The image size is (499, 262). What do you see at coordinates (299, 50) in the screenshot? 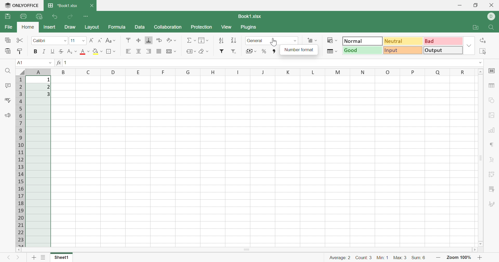
I see `Number format` at bounding box center [299, 50].